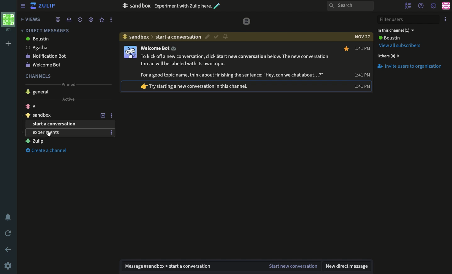 Image resolution: width=452 pixels, height=274 pixels. What do you see at coordinates (362, 37) in the screenshot?
I see `date` at bounding box center [362, 37].